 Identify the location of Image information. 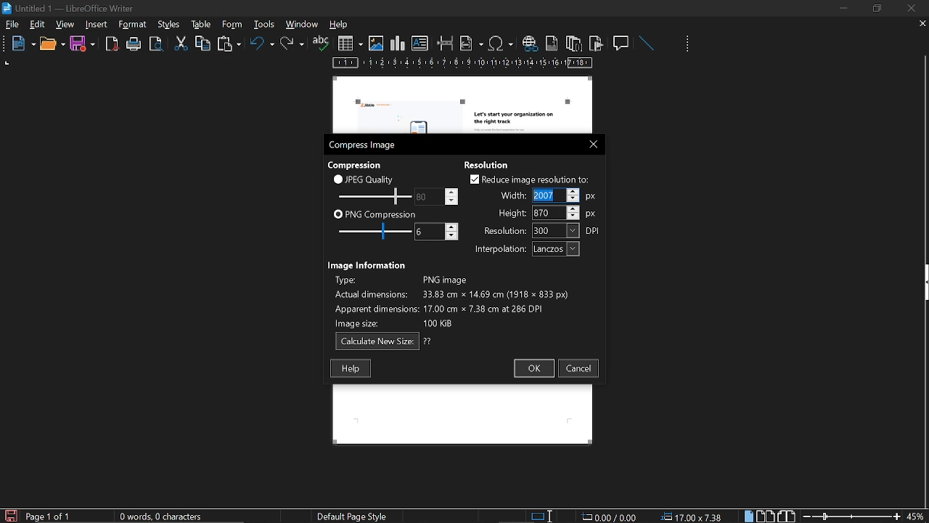
(369, 264).